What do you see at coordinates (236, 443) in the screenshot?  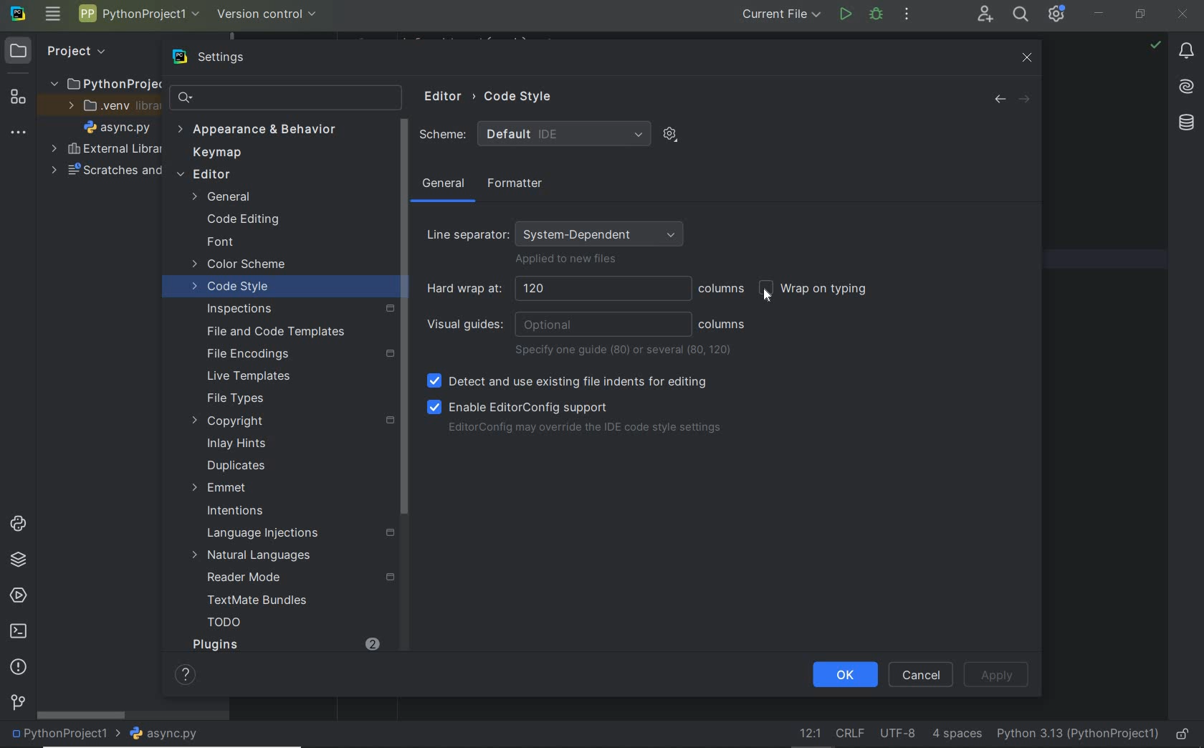 I see `Inlay Hints` at bounding box center [236, 443].